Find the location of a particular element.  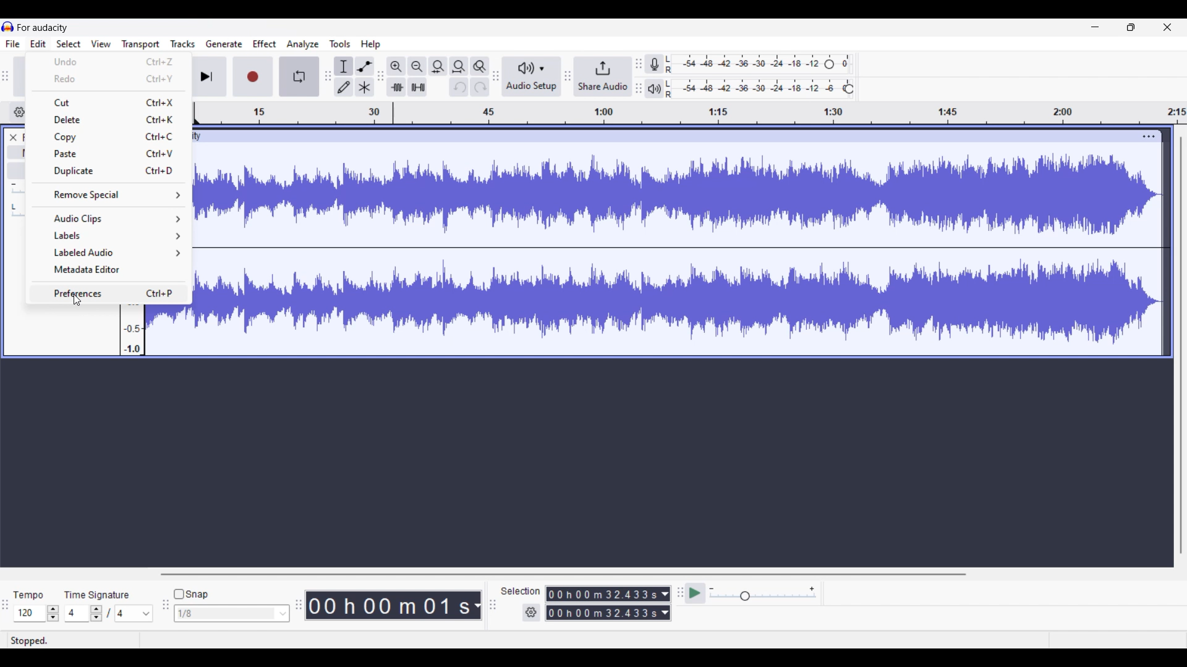

Snap toggle is located at coordinates (192, 594).